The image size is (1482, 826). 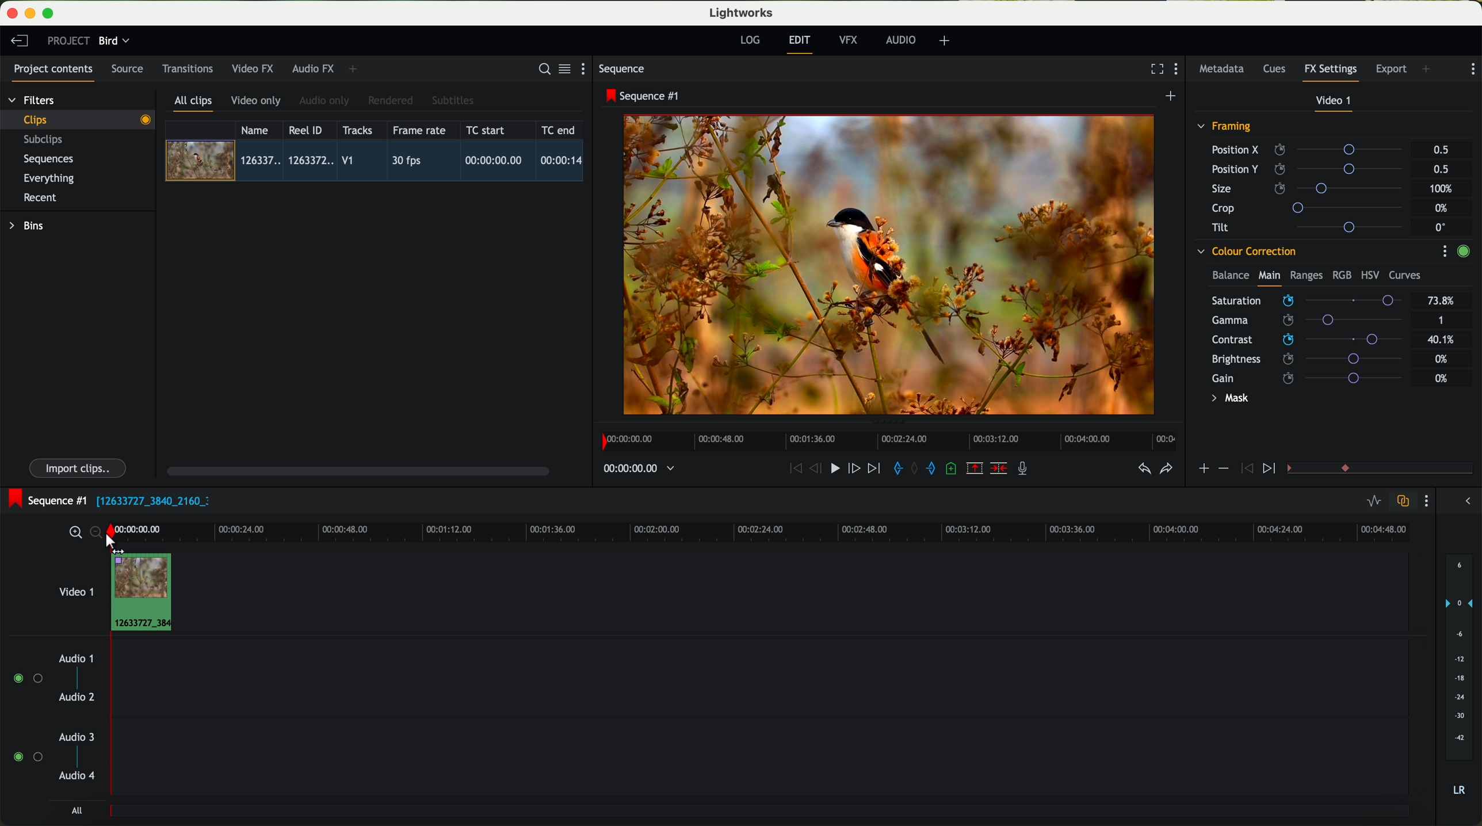 What do you see at coordinates (1341, 274) in the screenshot?
I see `RGB` at bounding box center [1341, 274].